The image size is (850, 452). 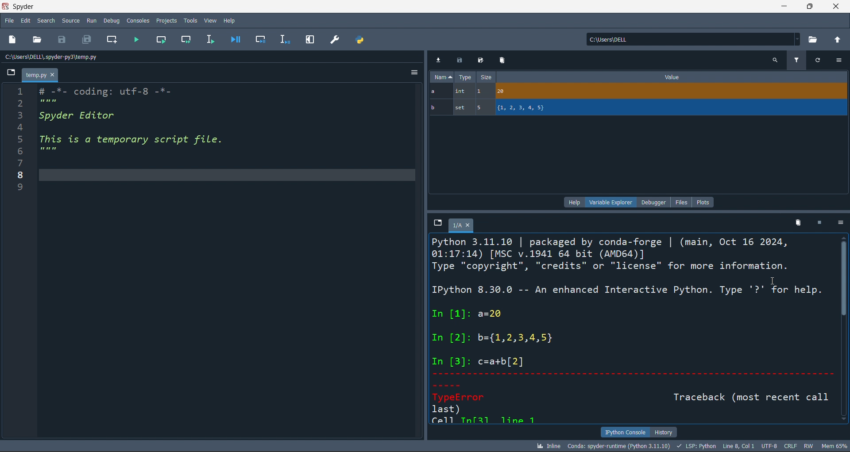 I want to click on open parent directory, so click(x=838, y=39).